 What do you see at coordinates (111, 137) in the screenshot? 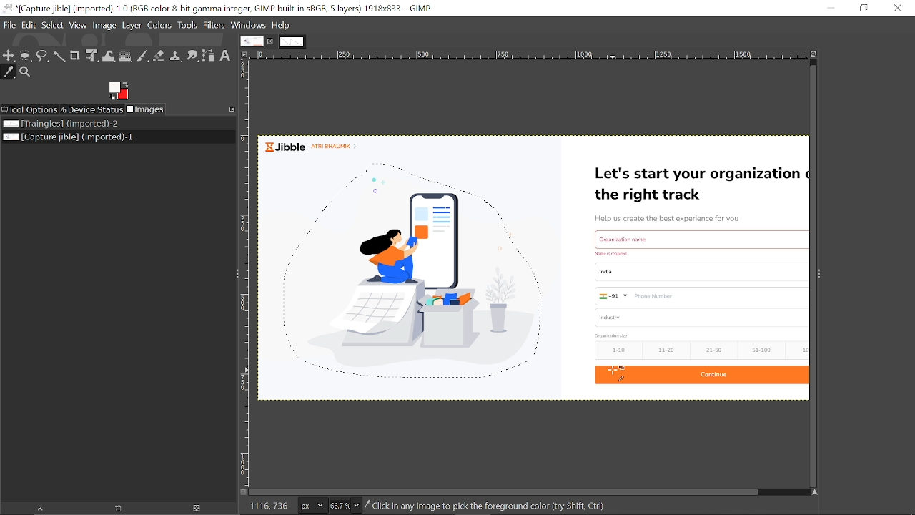
I see `Current image file` at bounding box center [111, 137].